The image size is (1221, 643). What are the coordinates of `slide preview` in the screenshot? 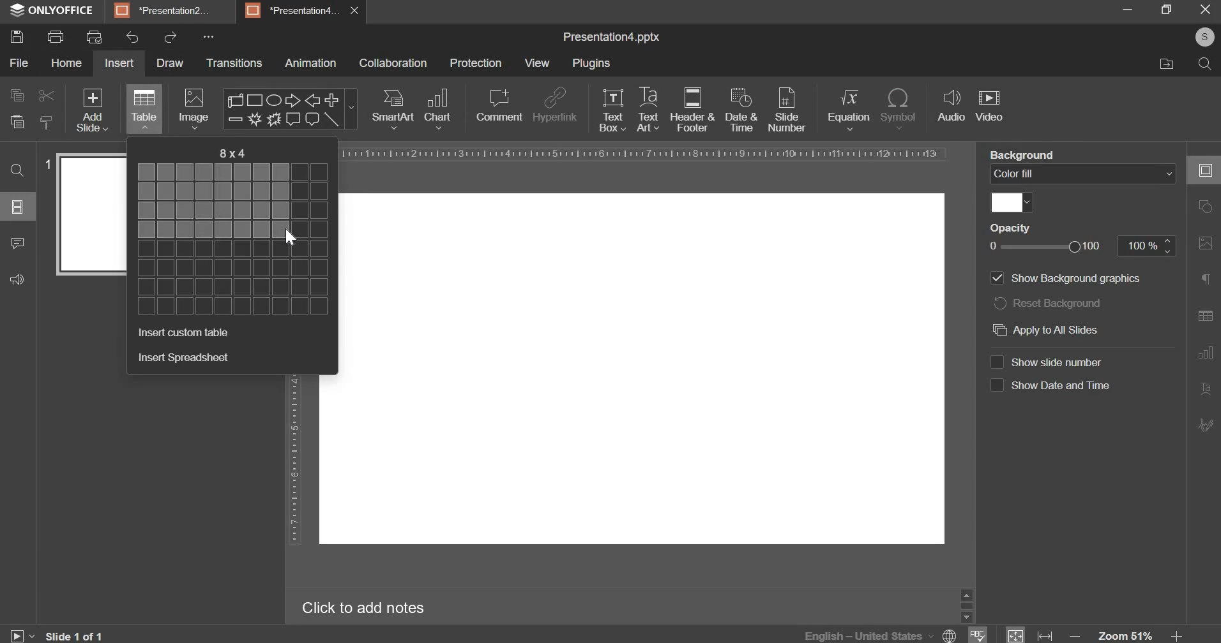 It's located at (92, 214).